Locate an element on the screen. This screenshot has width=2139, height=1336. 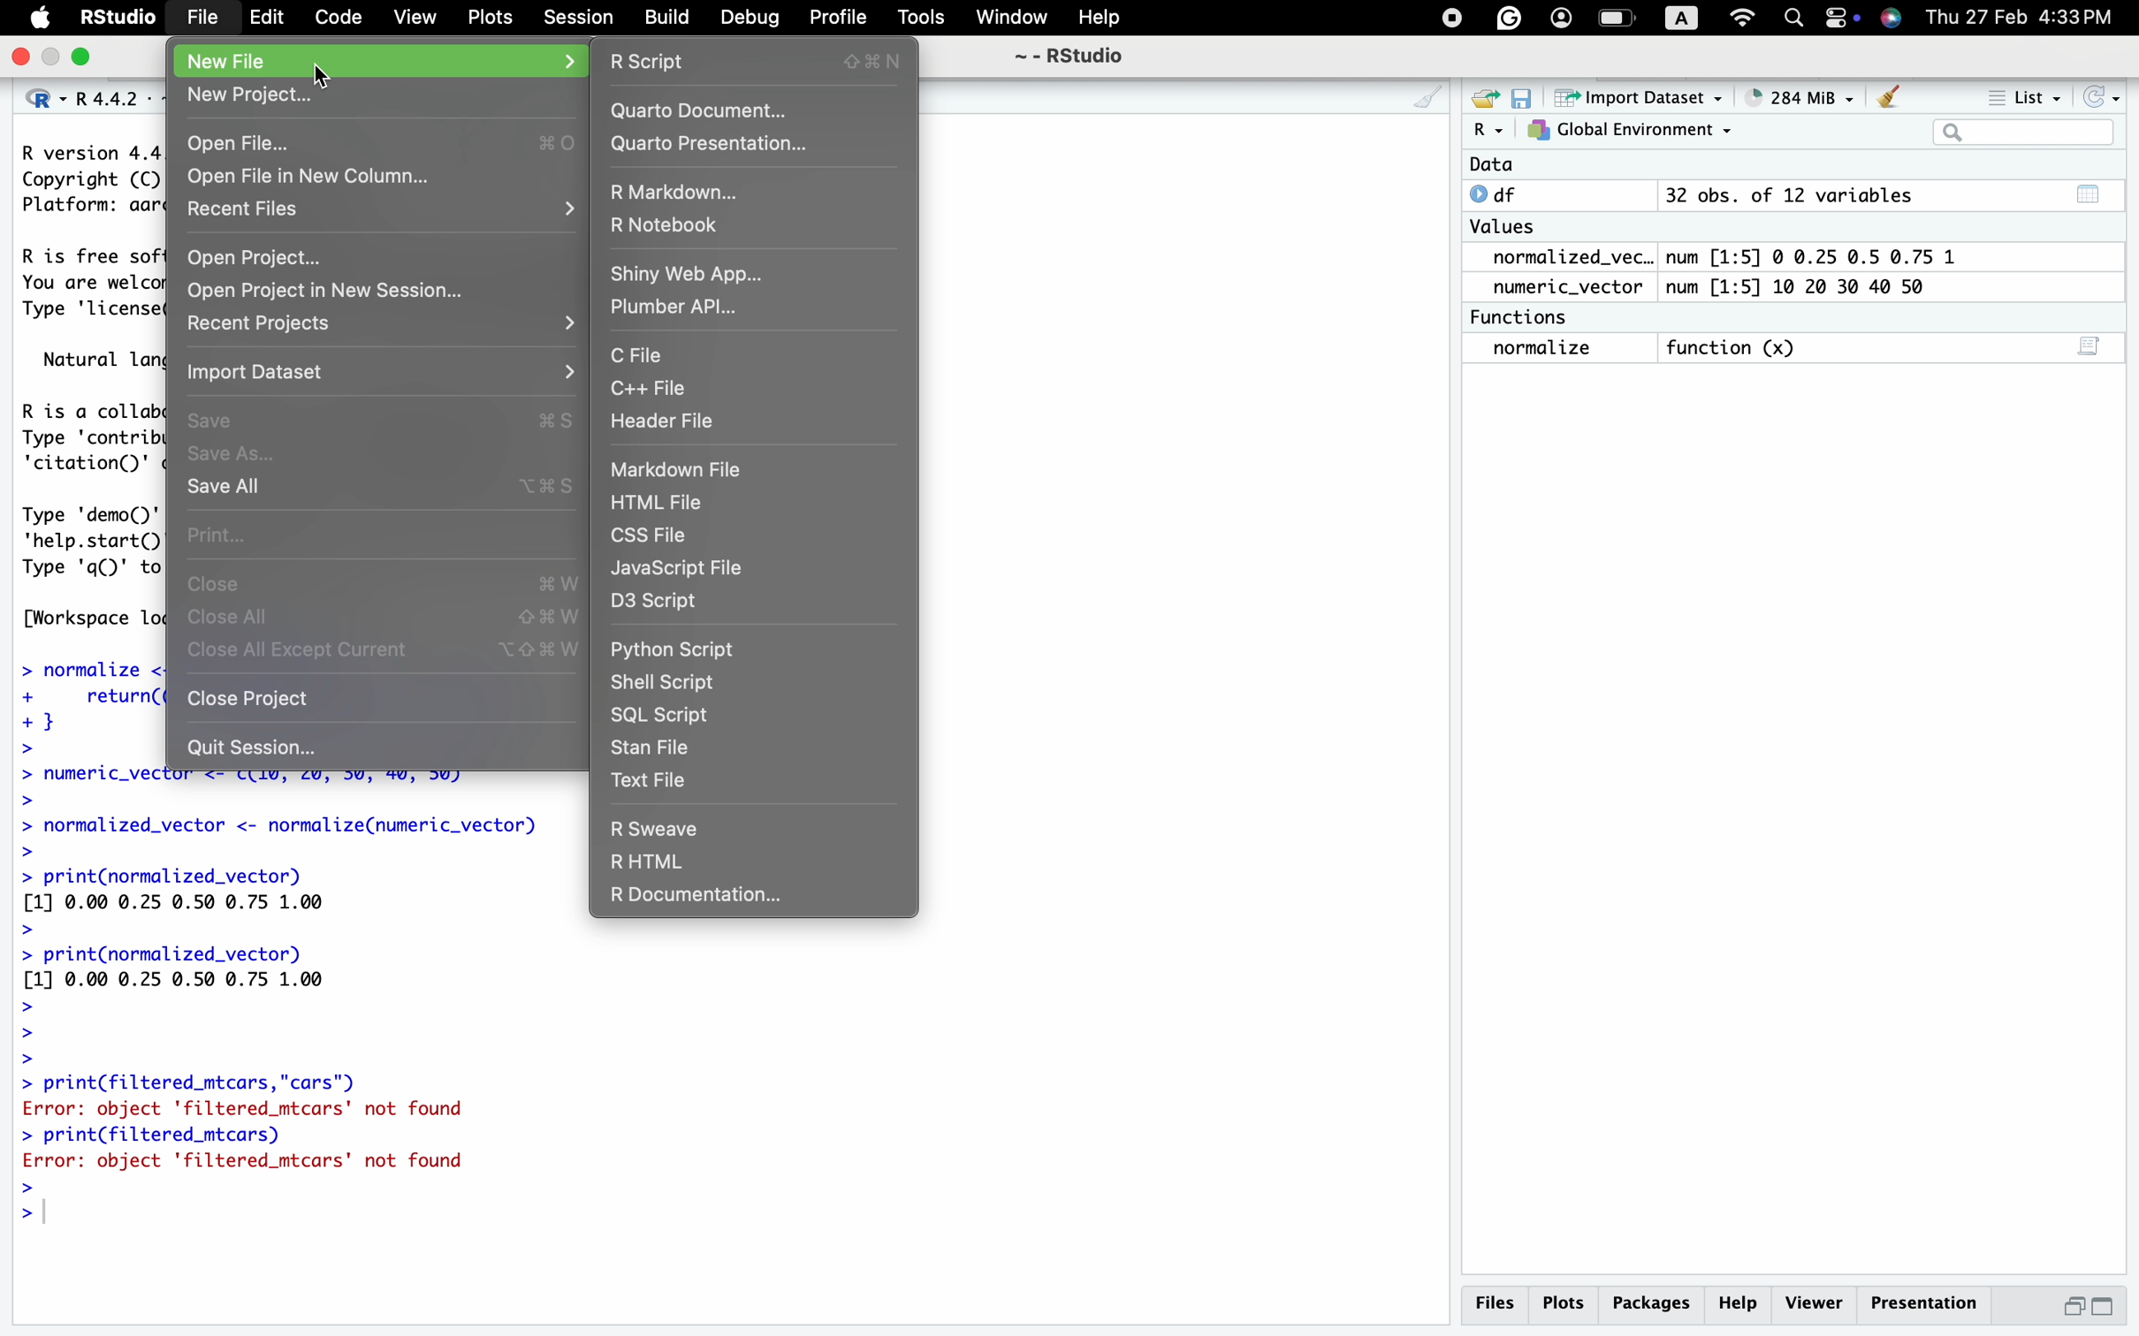
CURSOR is located at coordinates (328, 72).